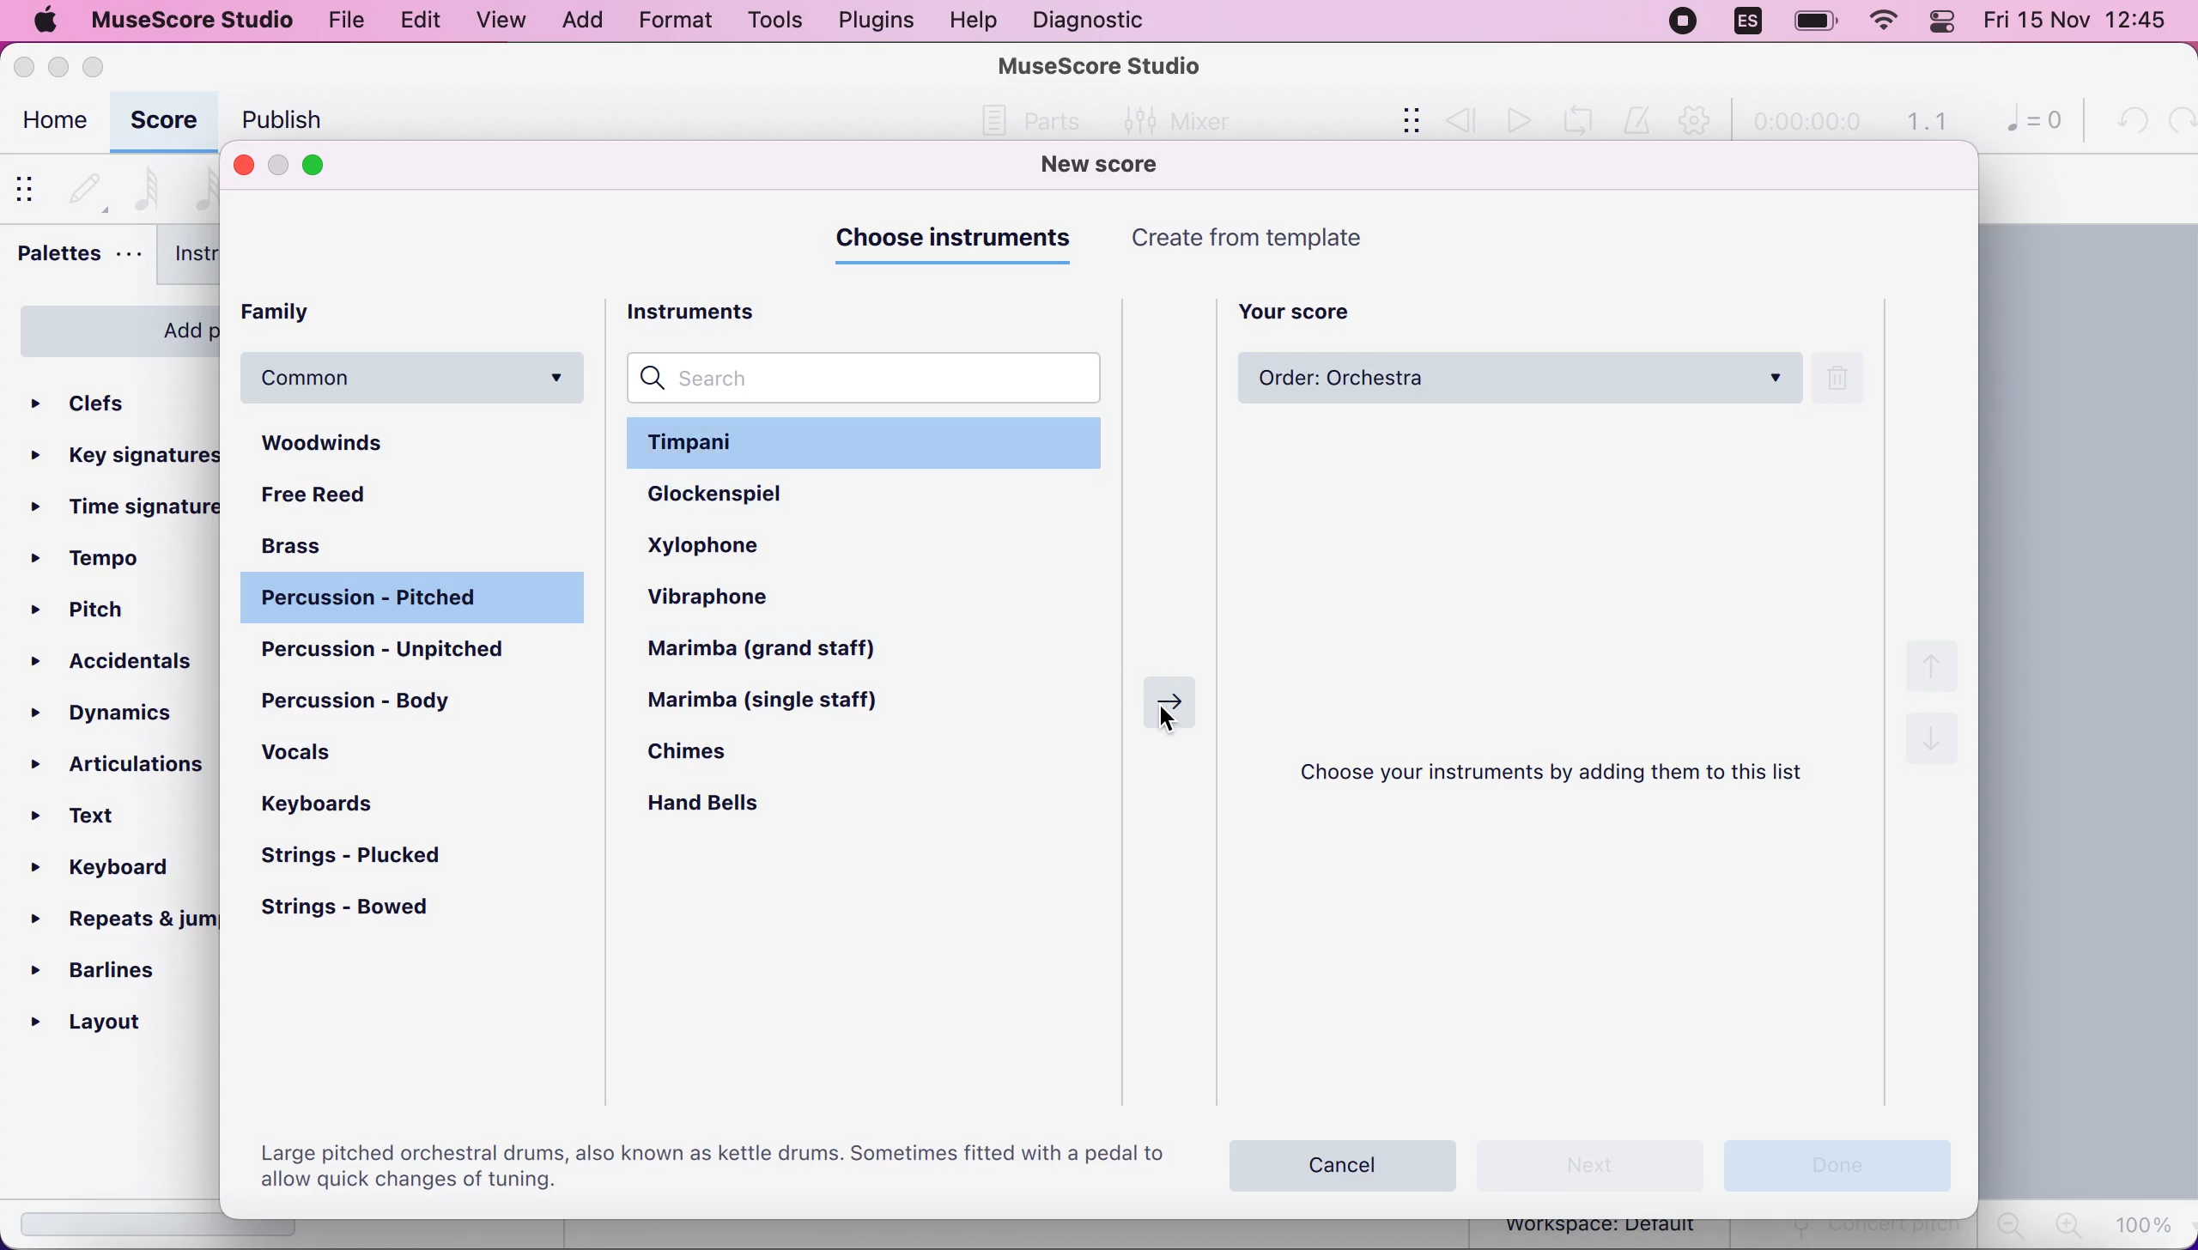  Describe the element at coordinates (94, 559) in the screenshot. I see `tempo` at that location.